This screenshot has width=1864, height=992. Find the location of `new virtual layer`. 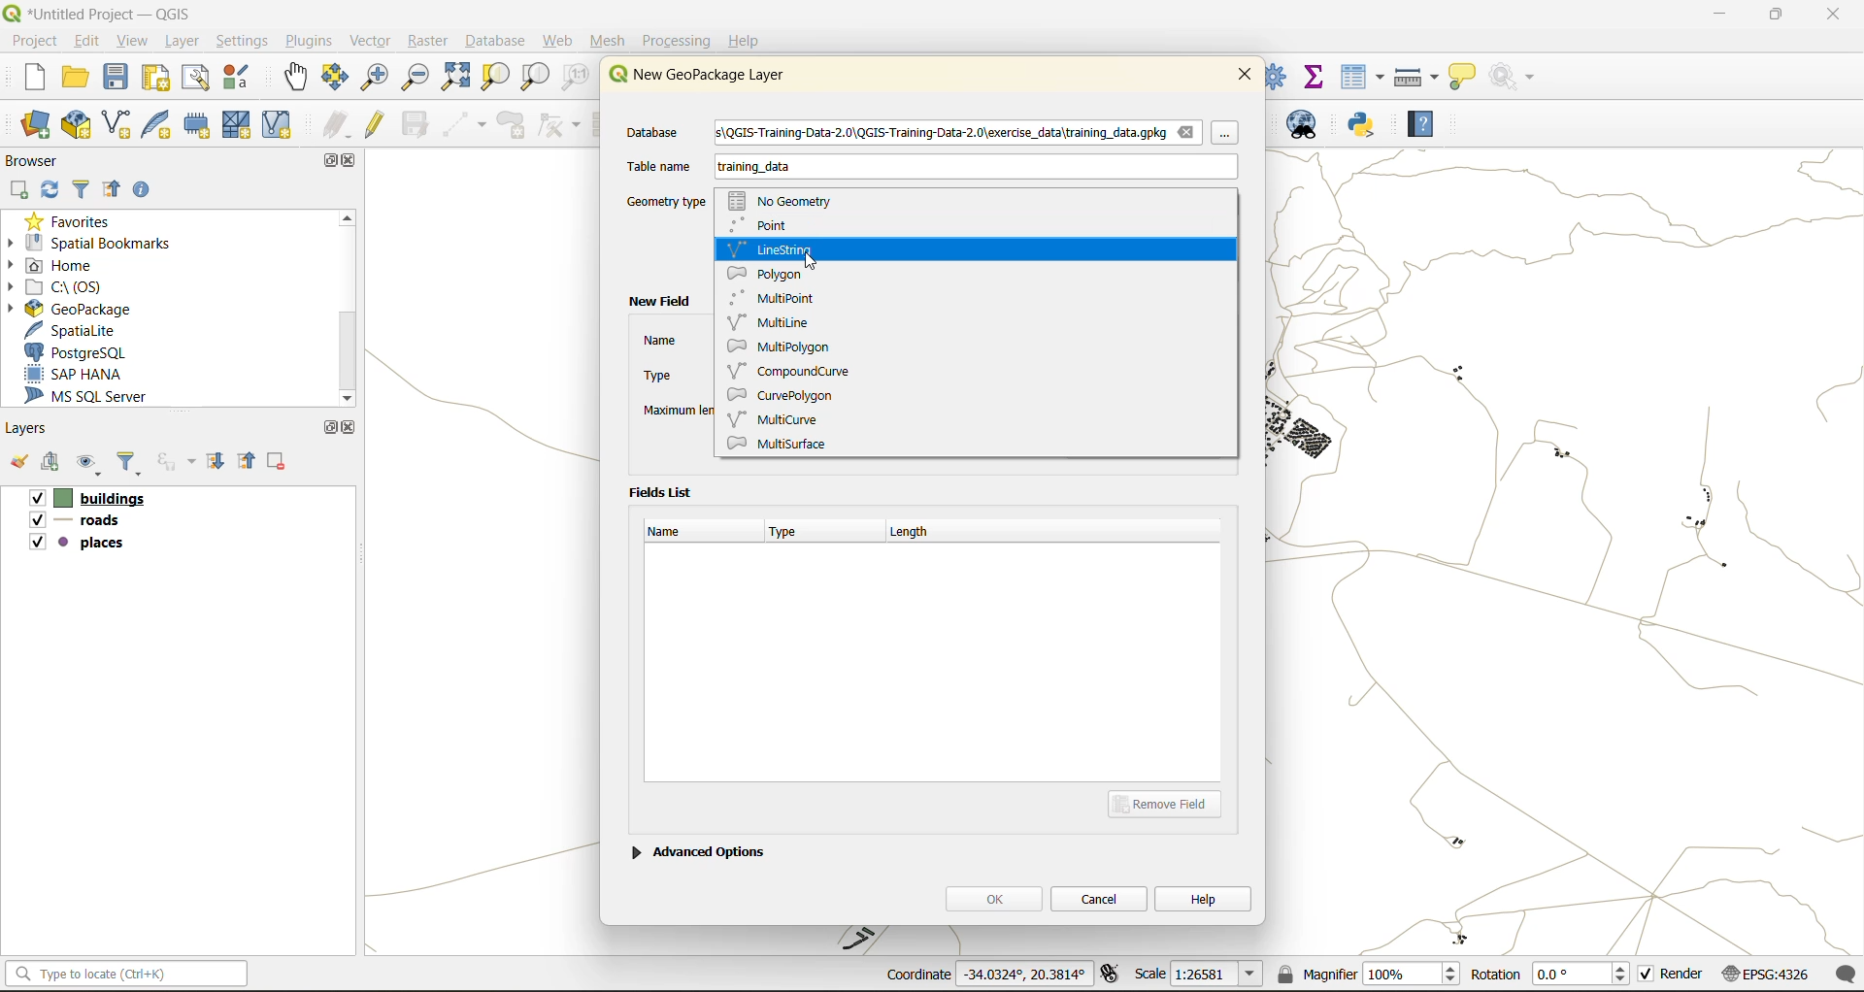

new virtual layer is located at coordinates (277, 125).